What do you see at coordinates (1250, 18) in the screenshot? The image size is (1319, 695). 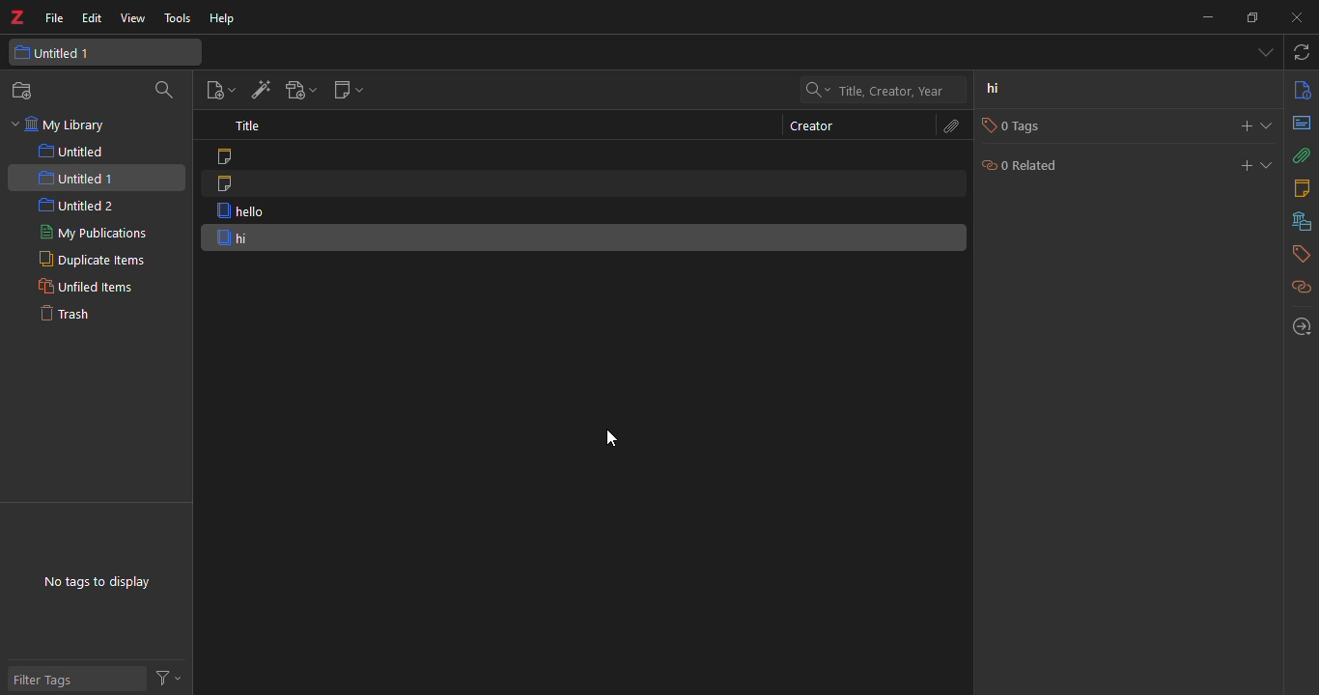 I see `maximize` at bounding box center [1250, 18].